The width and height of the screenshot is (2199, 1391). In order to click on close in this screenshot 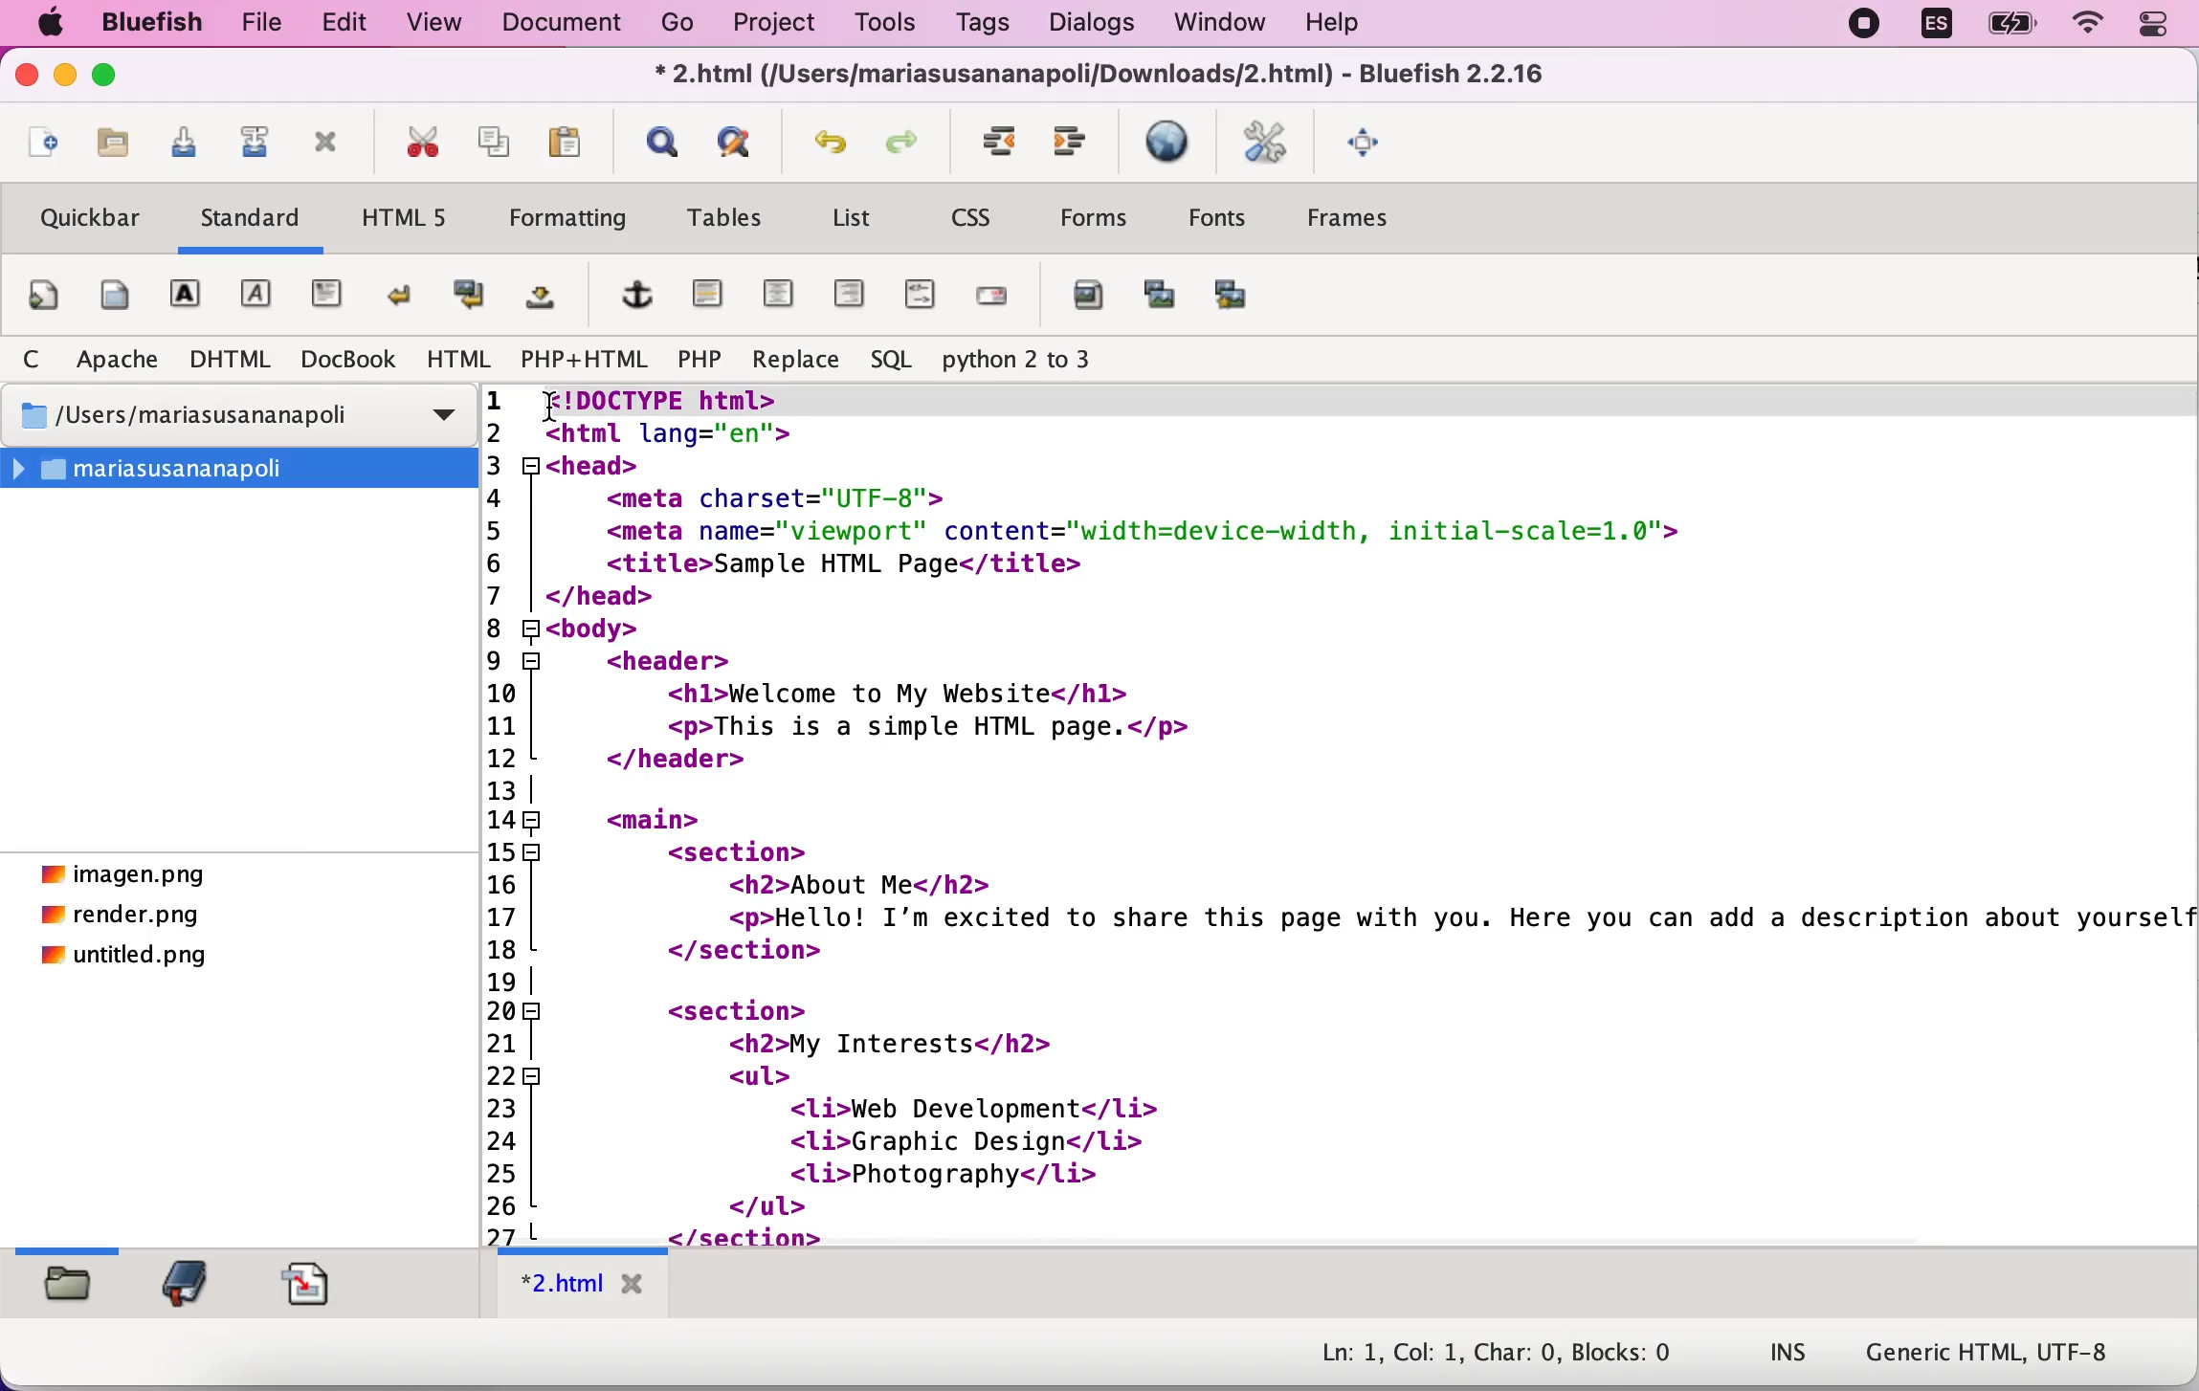, I will do `click(26, 78)`.